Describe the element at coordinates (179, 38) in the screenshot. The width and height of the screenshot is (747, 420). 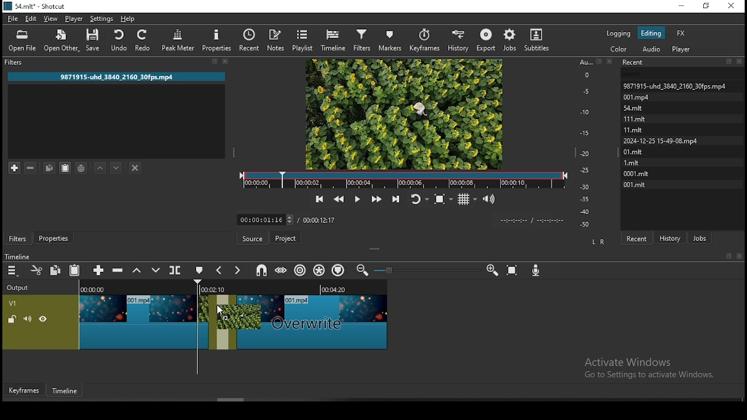
I see `peak meter` at that location.